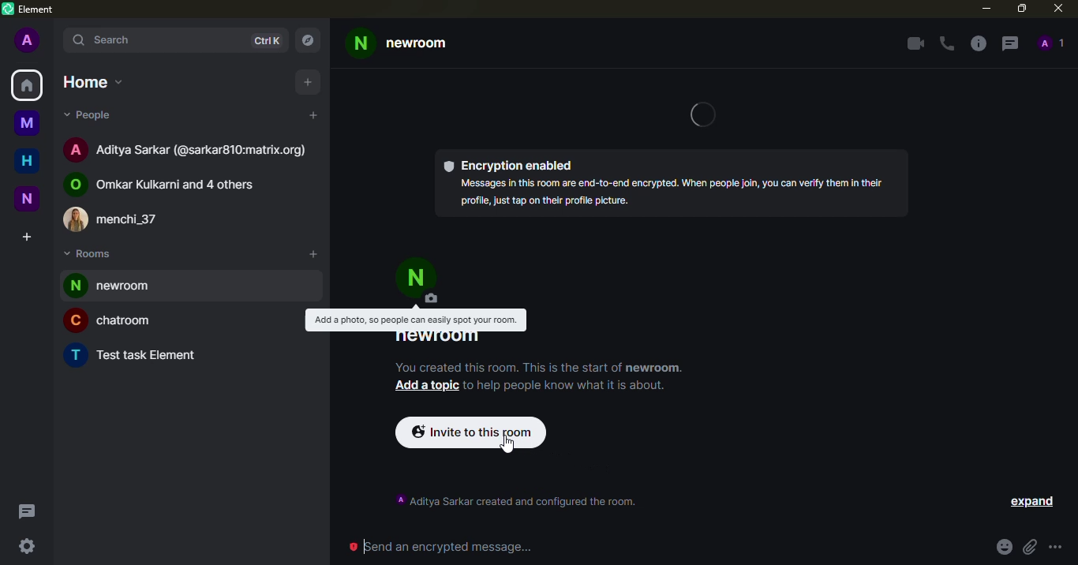  I want to click on ctrlK, so click(266, 41).